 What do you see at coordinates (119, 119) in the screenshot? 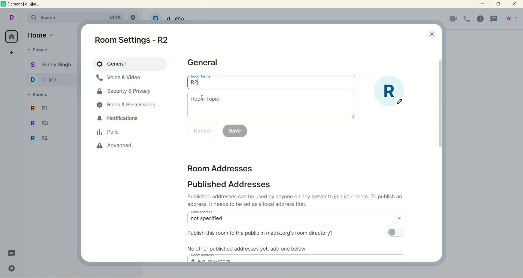
I see `notification` at bounding box center [119, 119].